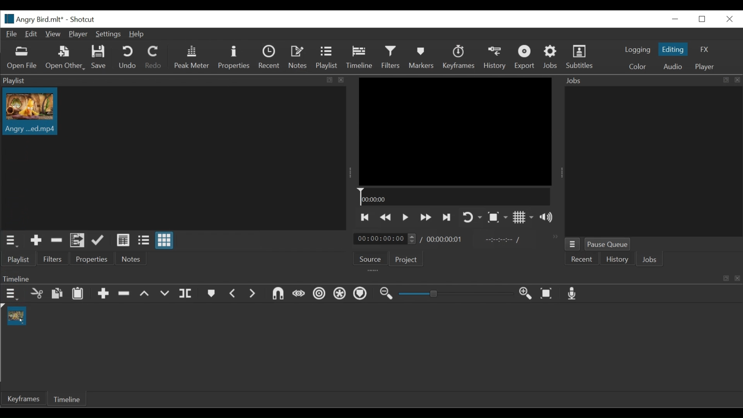 The width and height of the screenshot is (743, 418). Describe the element at coordinates (386, 294) in the screenshot. I see `Zoom timeline out` at that location.